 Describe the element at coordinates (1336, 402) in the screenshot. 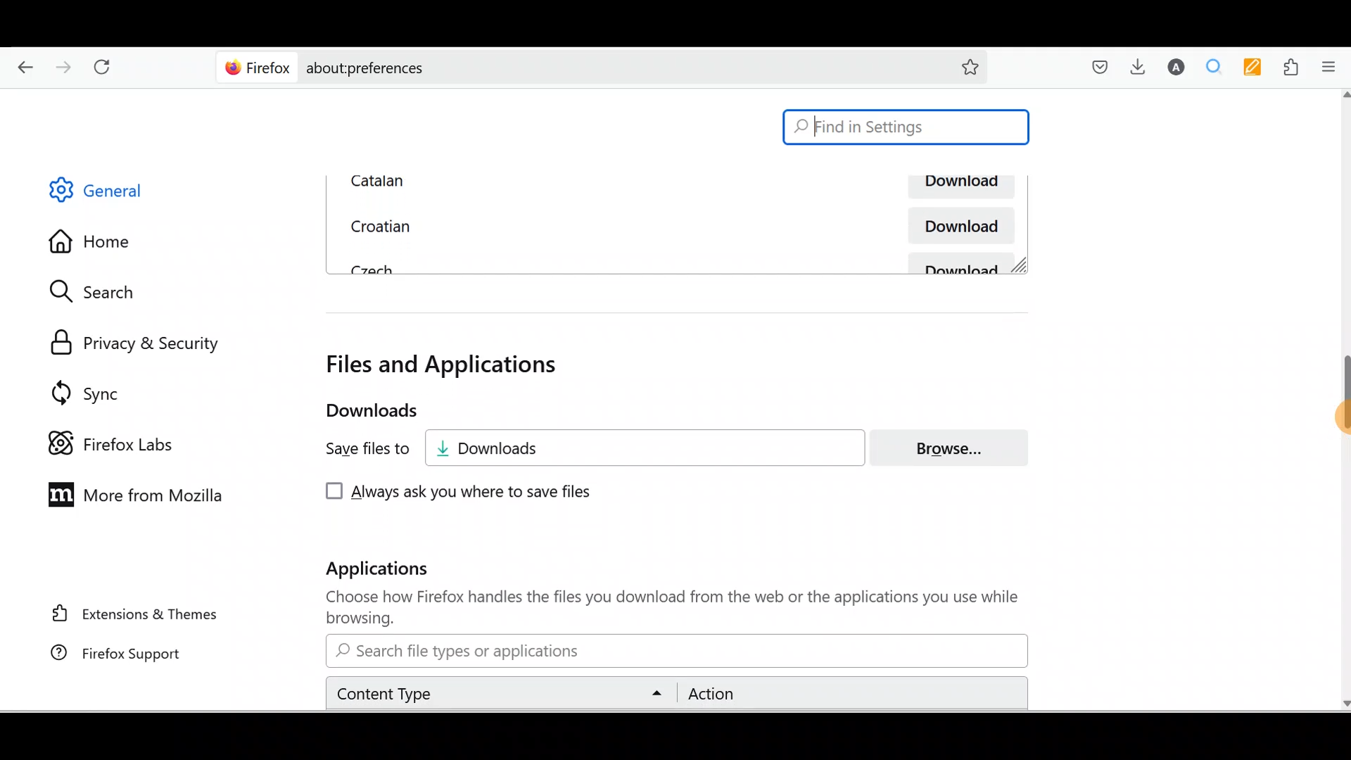

I see `Mouse up - scroll bar` at that location.